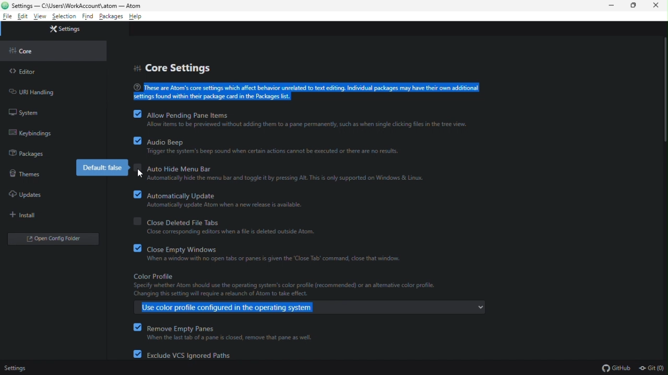 This screenshot has height=375, width=668. I want to click on find, so click(89, 16).